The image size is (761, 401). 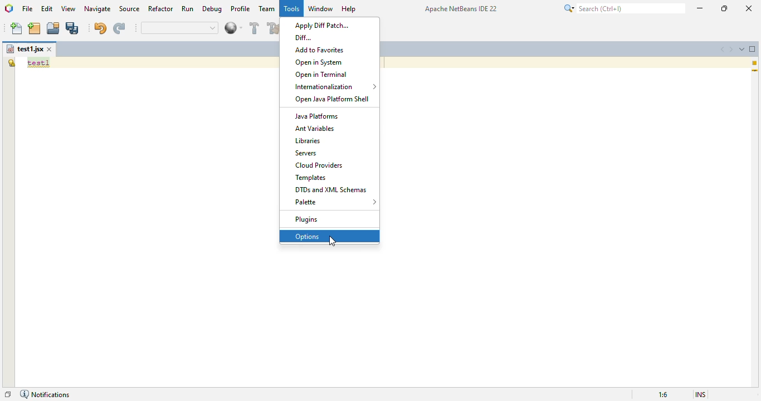 I want to click on file, so click(x=27, y=8).